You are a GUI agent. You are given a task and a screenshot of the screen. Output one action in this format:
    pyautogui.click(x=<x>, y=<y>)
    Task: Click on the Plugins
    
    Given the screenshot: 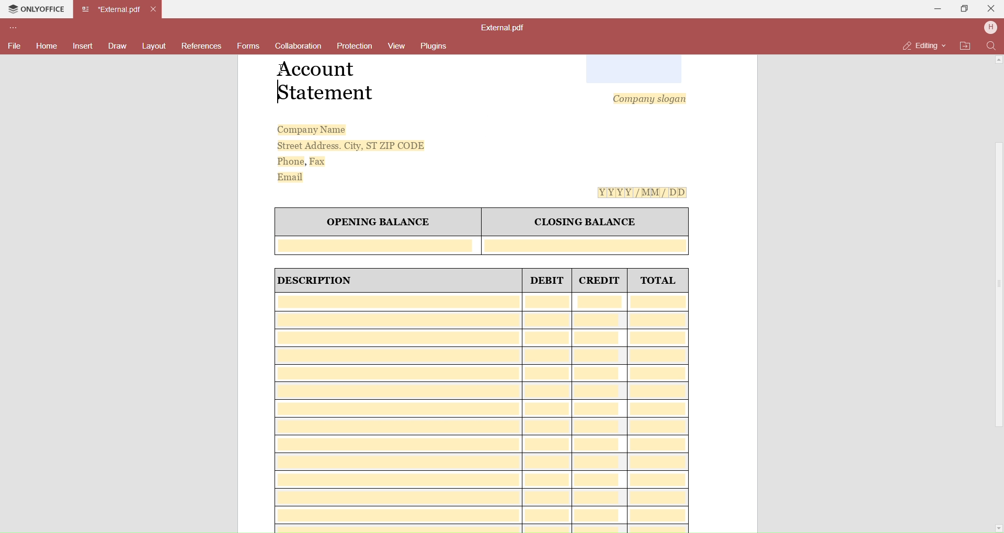 What is the action you would take?
    pyautogui.click(x=437, y=45)
    